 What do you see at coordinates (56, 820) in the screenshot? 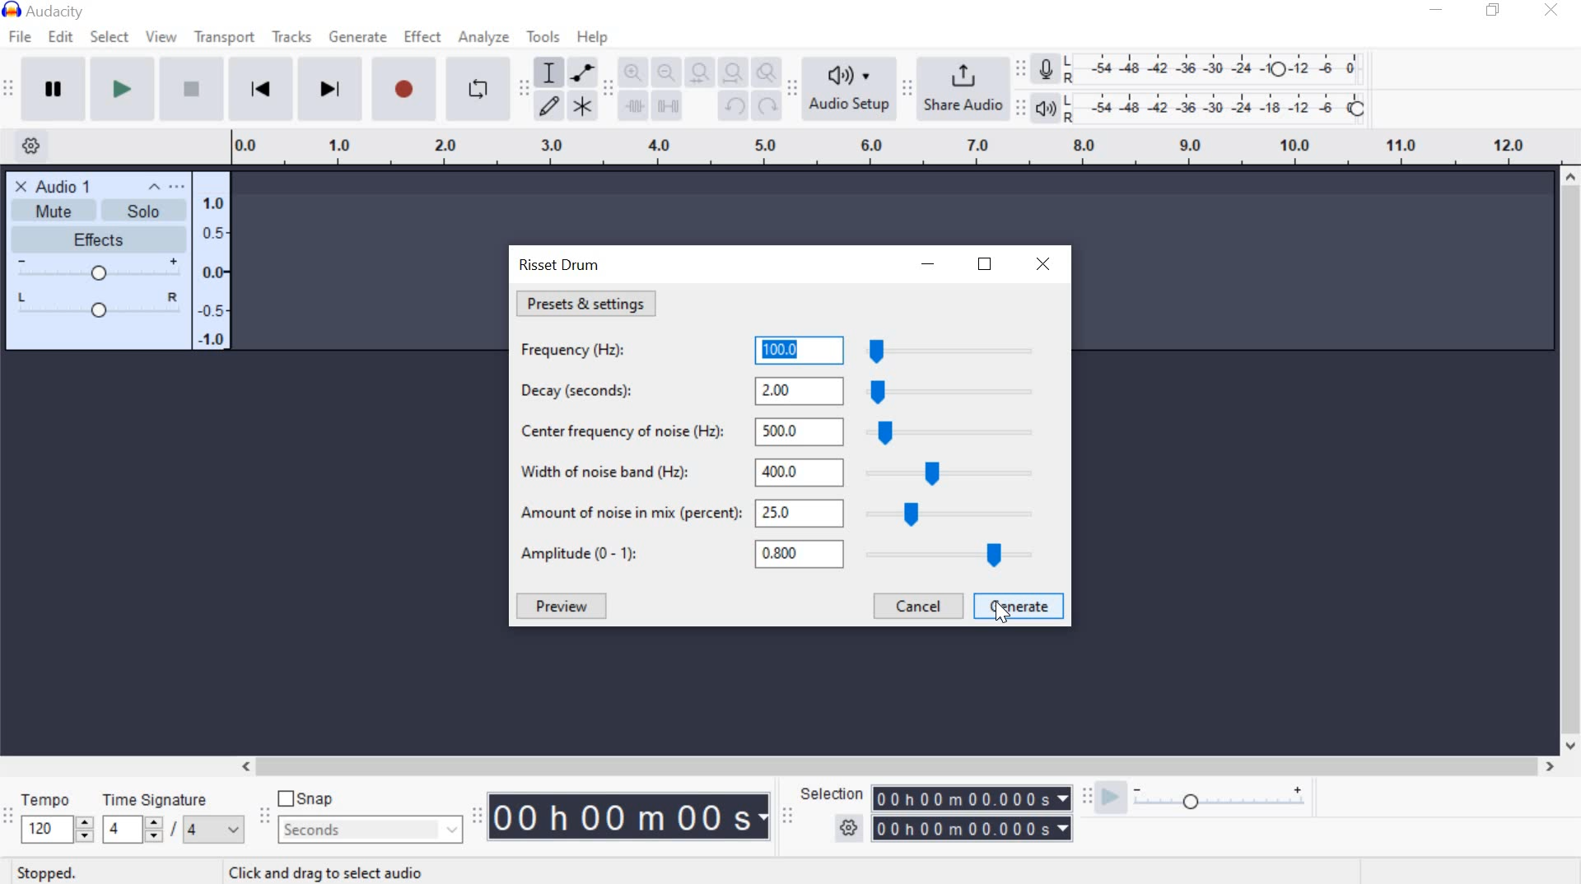
I see `tempo` at bounding box center [56, 820].